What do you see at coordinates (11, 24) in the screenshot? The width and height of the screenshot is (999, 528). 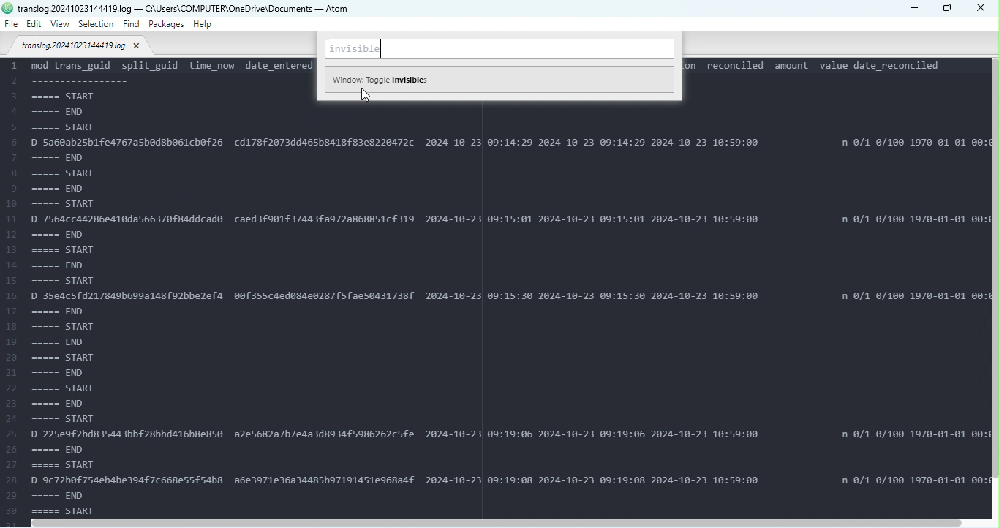 I see `File` at bounding box center [11, 24].